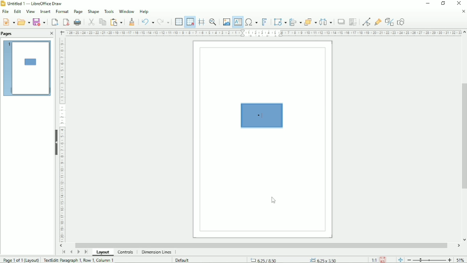  I want to click on Copy, so click(102, 21).